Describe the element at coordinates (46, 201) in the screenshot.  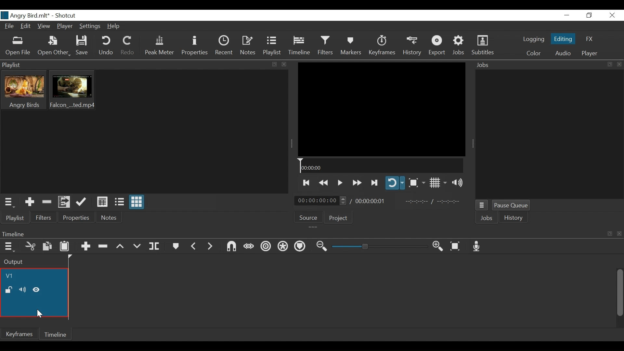
I see `Remove cut` at that location.